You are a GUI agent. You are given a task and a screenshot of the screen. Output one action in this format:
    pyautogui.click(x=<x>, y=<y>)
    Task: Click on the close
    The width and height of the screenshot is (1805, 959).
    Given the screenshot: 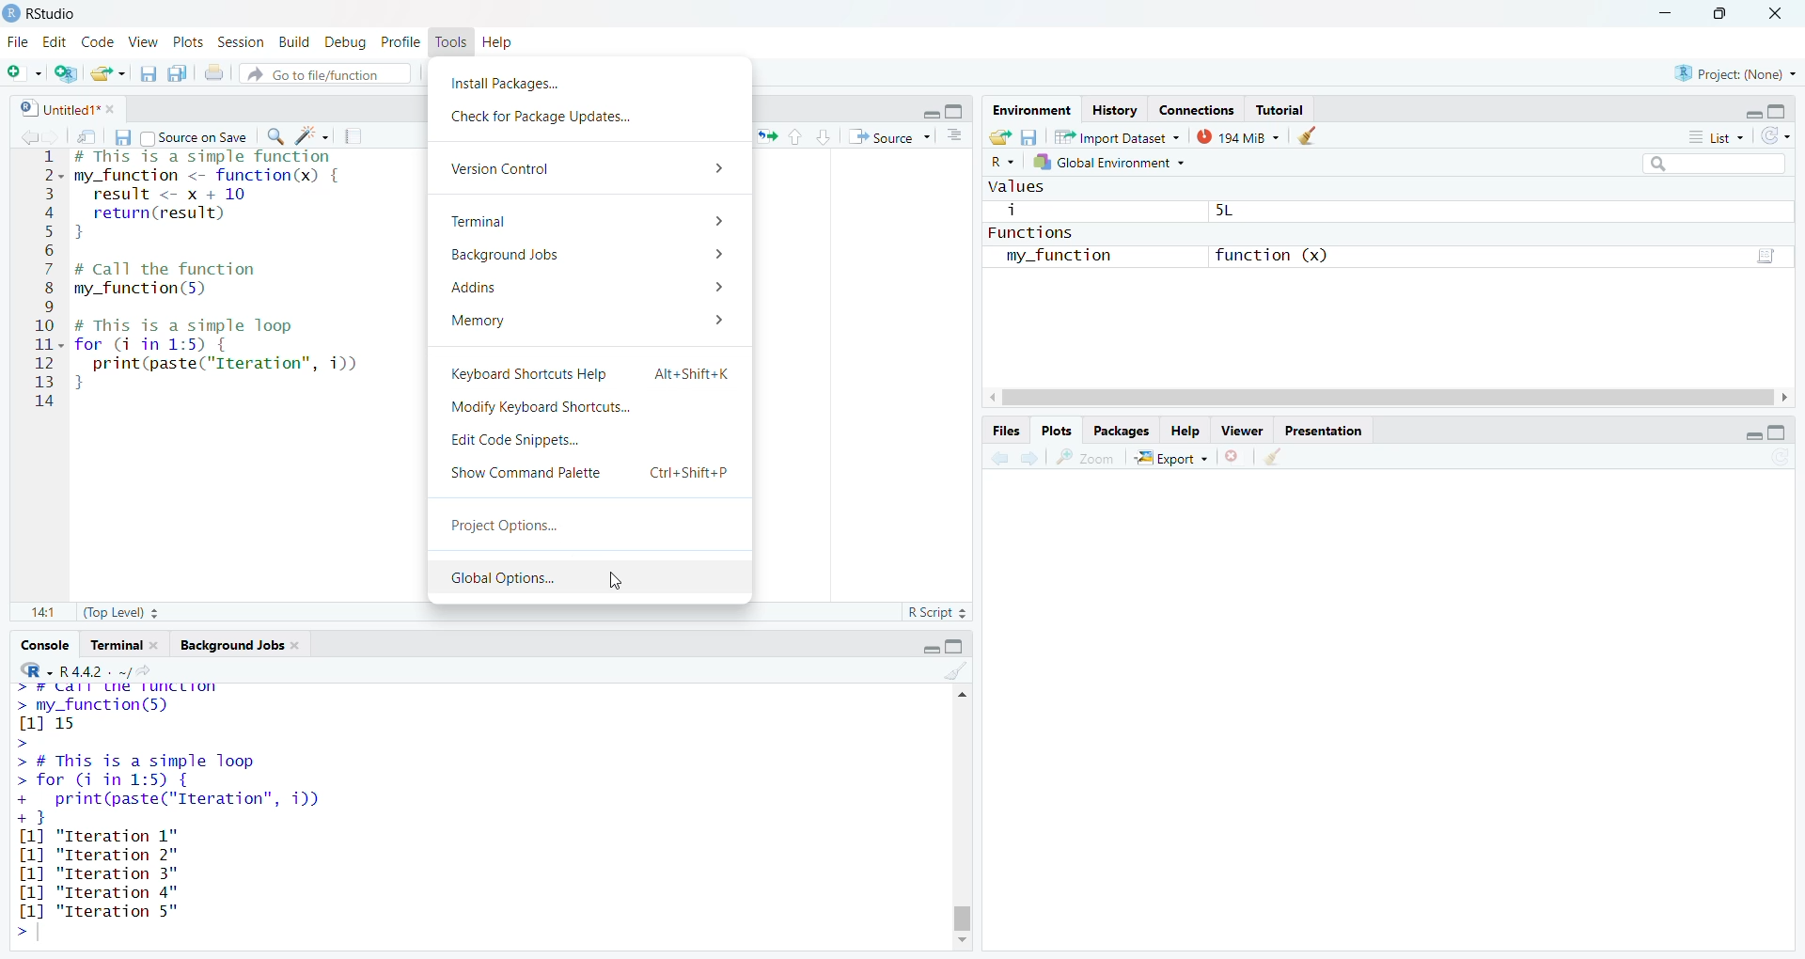 What is the action you would take?
    pyautogui.click(x=302, y=647)
    